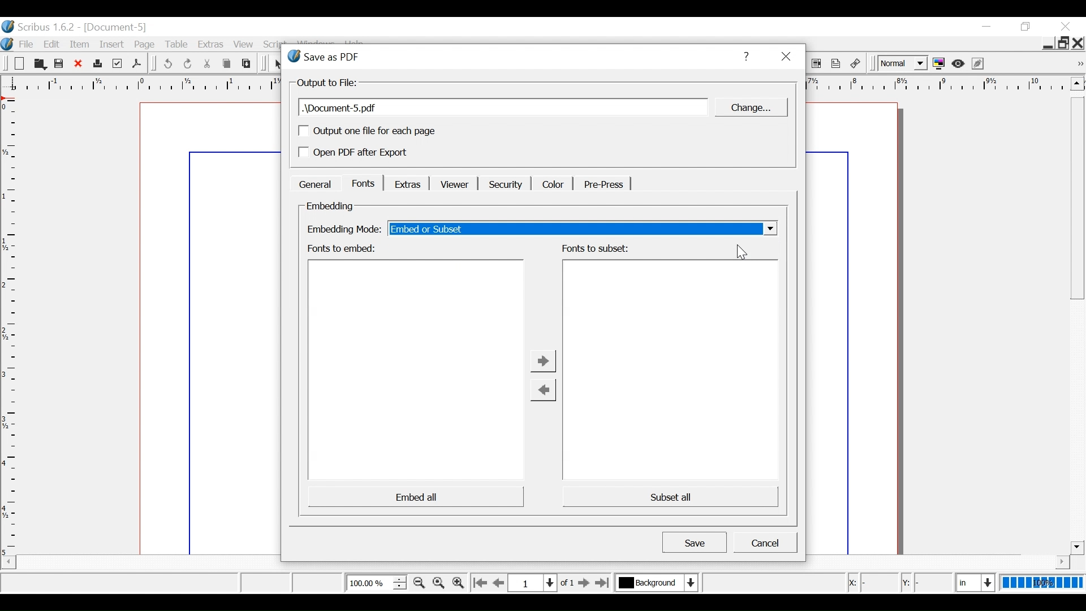 Image resolution: width=1086 pixels, height=611 pixels. What do you see at coordinates (1027, 27) in the screenshot?
I see `minimize` at bounding box center [1027, 27].